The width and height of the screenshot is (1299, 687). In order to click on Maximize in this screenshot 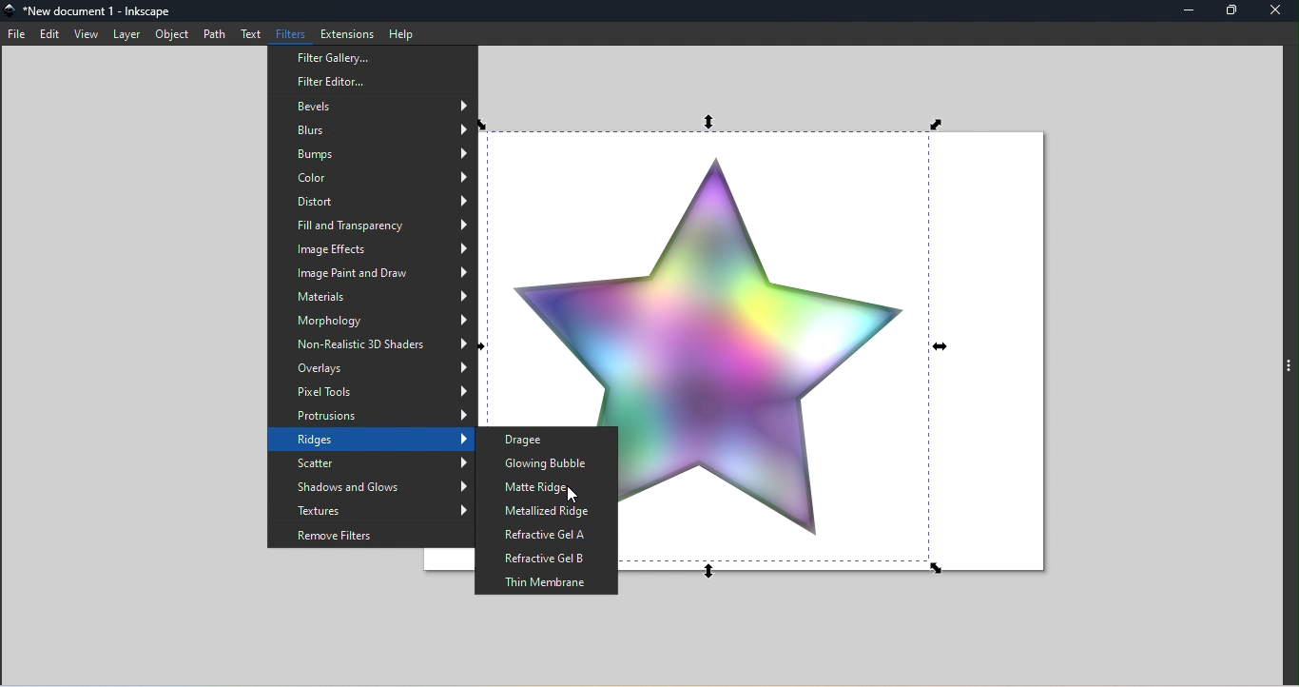, I will do `click(1236, 10)`.